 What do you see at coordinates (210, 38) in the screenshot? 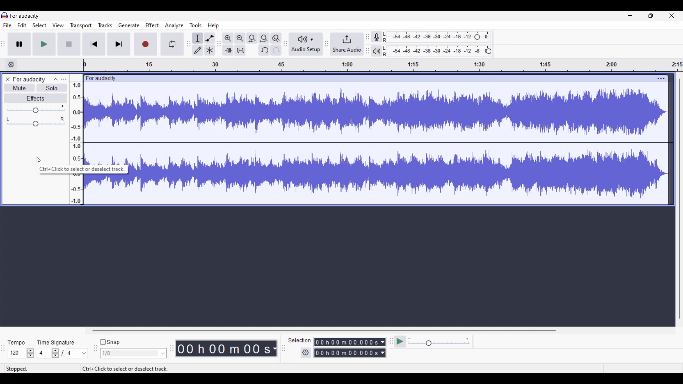
I see `Envelop tool` at bounding box center [210, 38].